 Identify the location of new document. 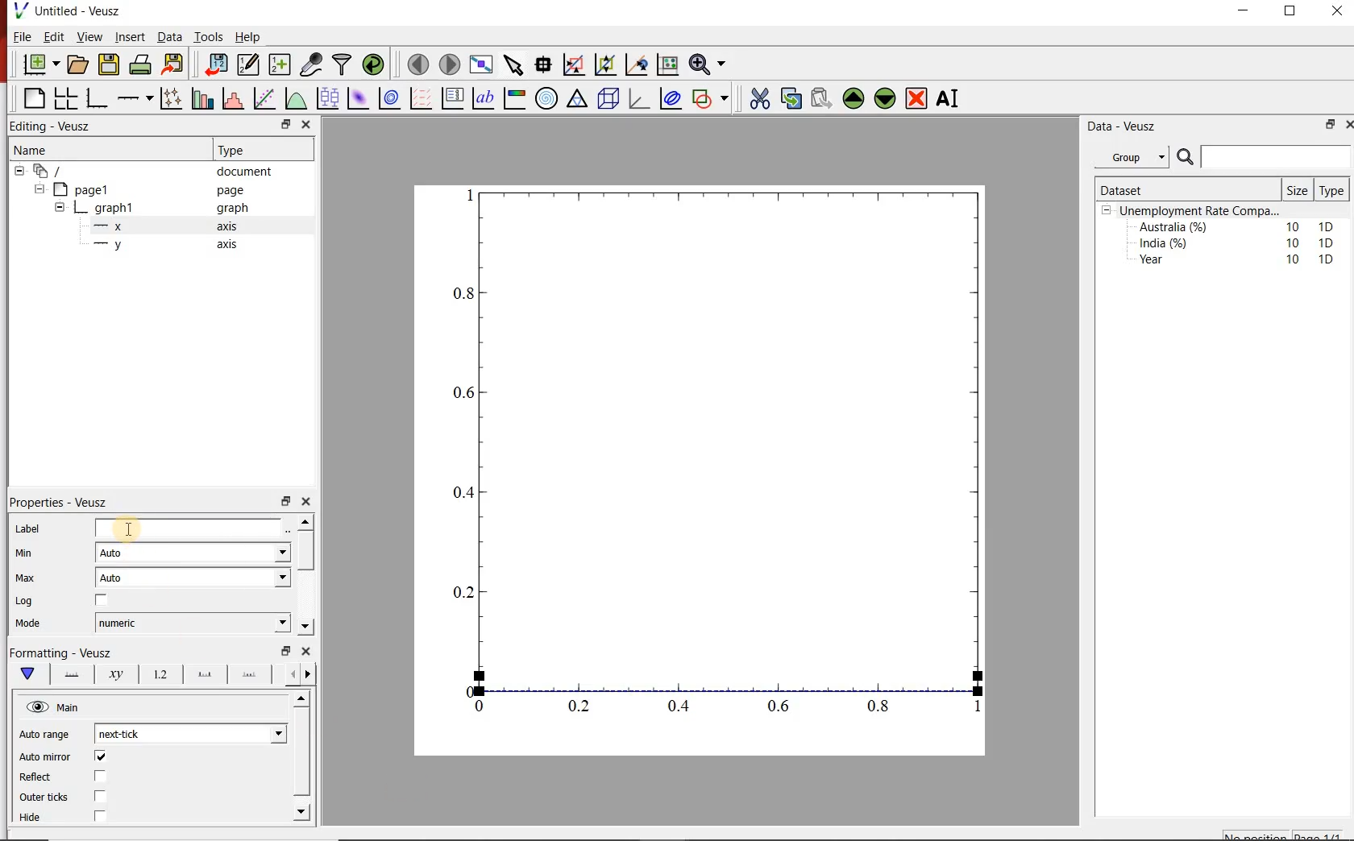
(42, 64).